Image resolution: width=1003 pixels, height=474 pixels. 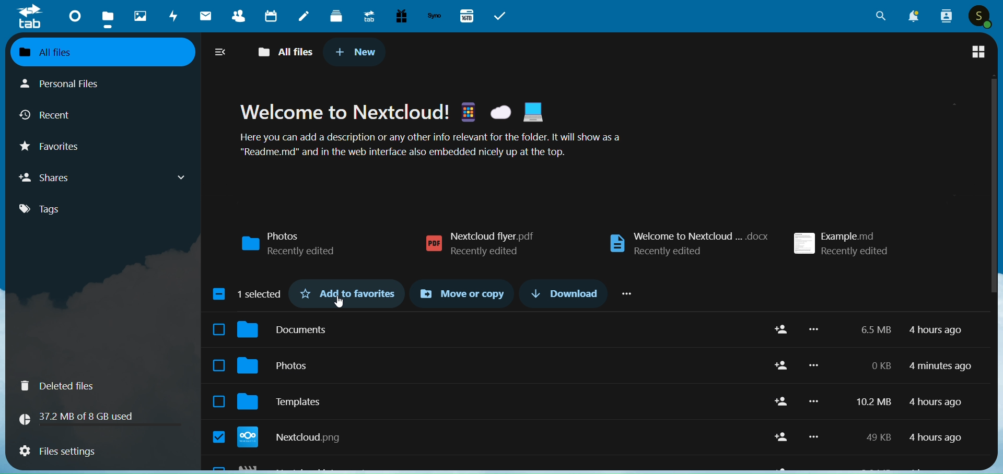 I want to click on calendar, so click(x=270, y=16).